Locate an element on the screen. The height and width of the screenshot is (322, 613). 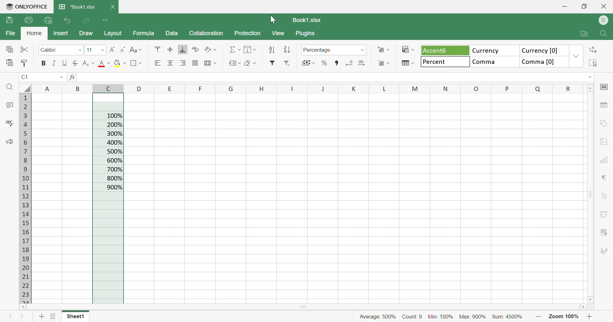
Align Right is located at coordinates (183, 63).